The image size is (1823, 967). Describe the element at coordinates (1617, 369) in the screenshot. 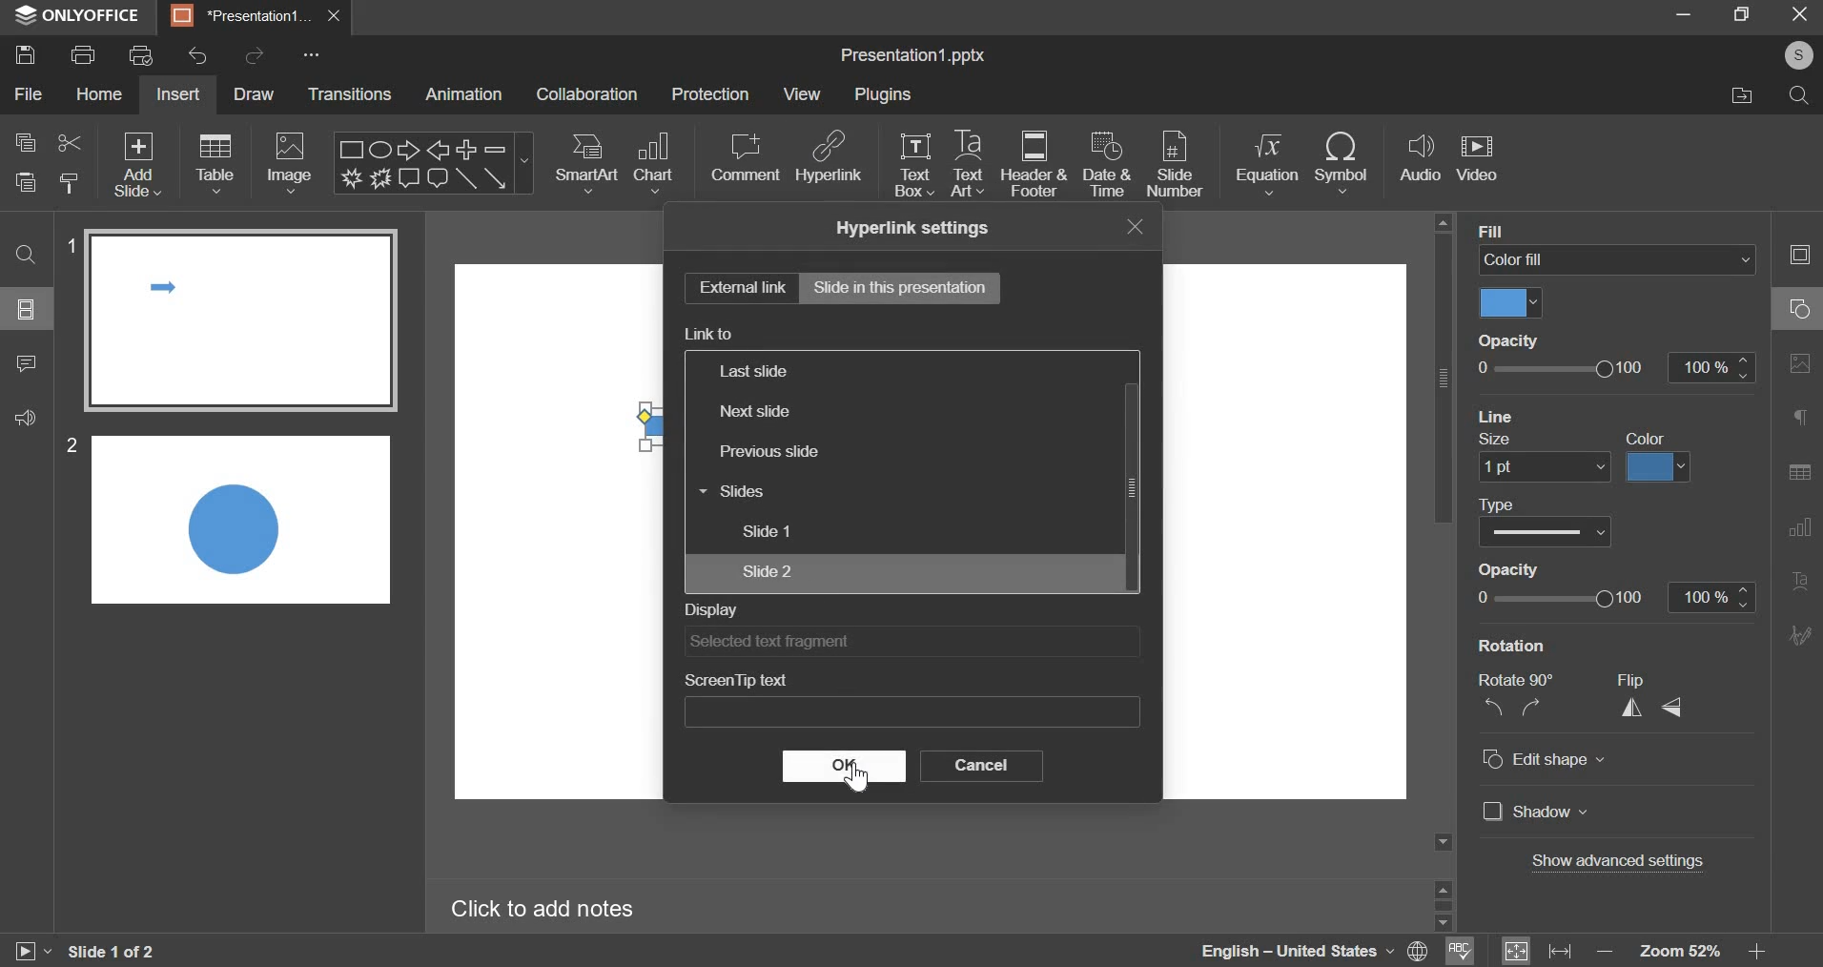

I see `opacity slider from 0 to 100` at that location.